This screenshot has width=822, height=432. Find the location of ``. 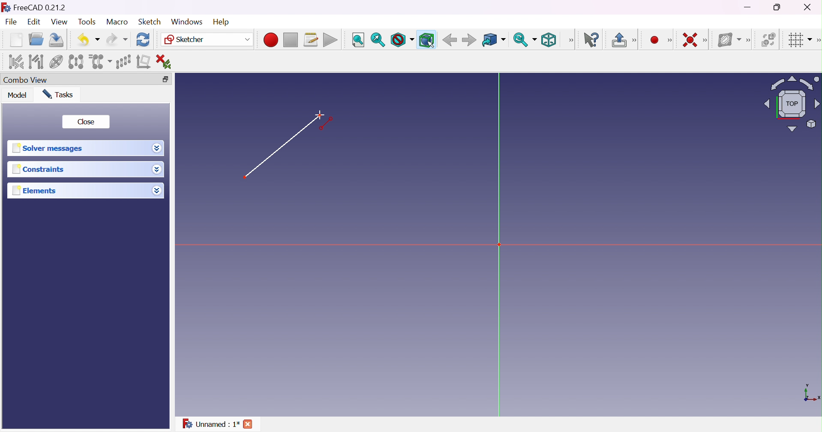

 is located at coordinates (618, 40).